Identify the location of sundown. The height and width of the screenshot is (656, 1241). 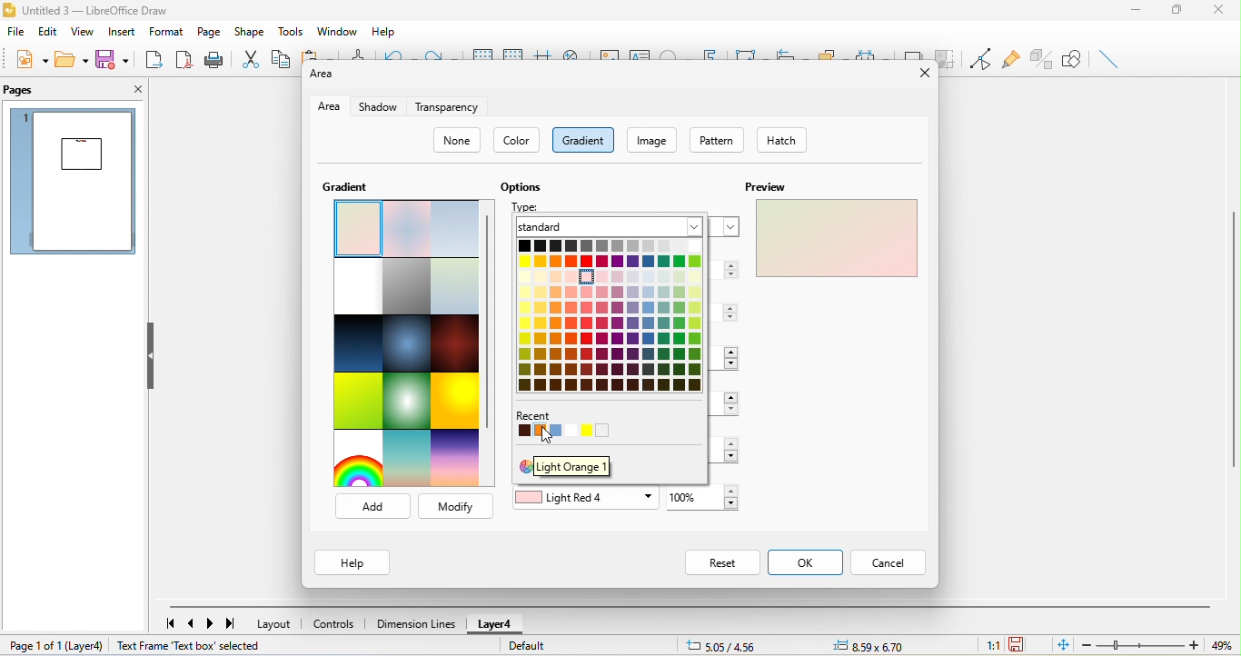
(457, 458).